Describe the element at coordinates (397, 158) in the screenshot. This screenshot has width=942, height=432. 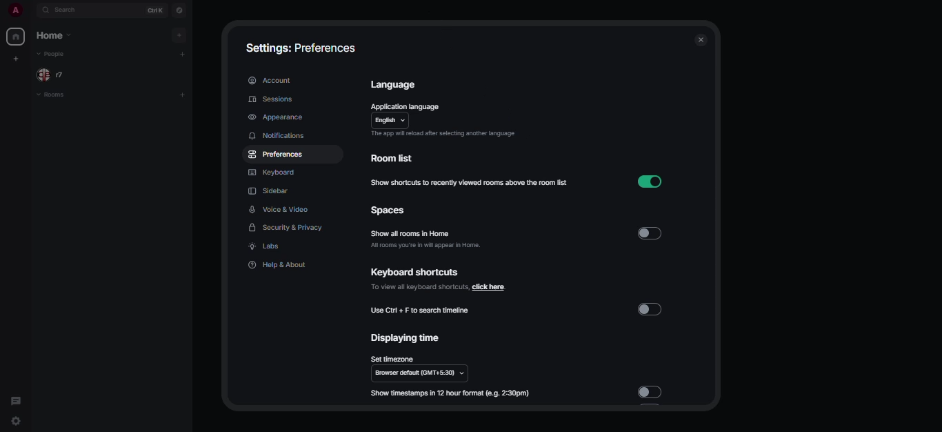
I see `room list` at that location.